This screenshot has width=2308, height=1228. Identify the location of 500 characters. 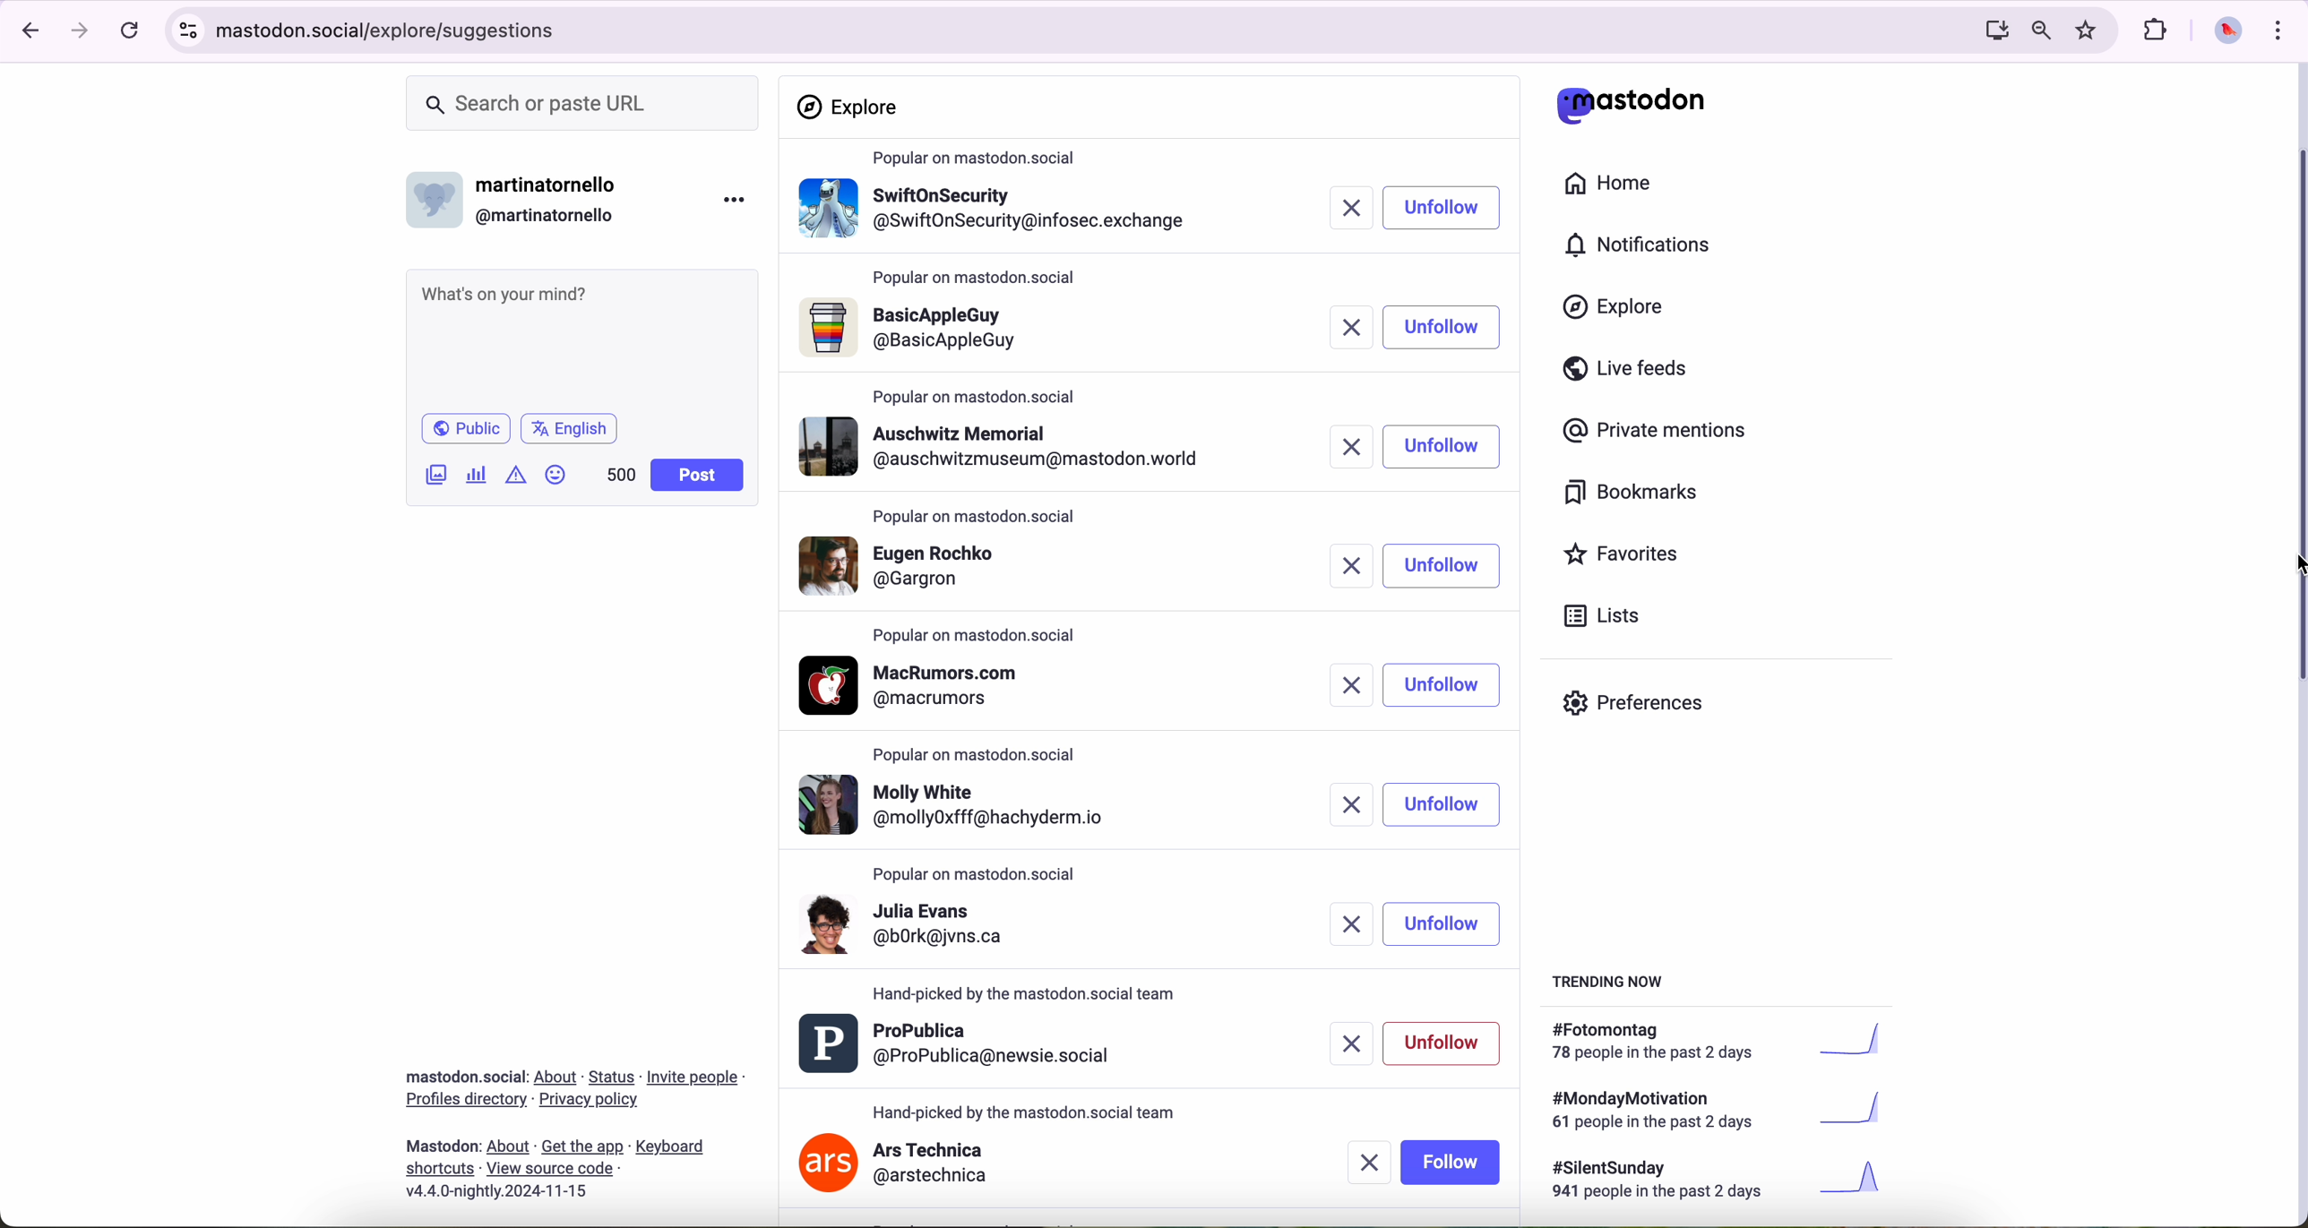
(620, 474).